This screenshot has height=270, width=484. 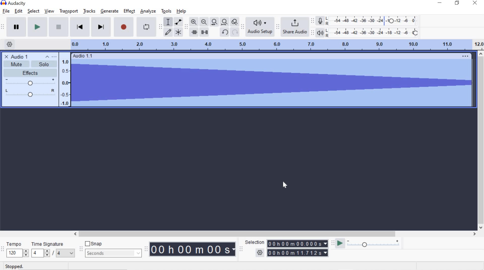 What do you see at coordinates (16, 26) in the screenshot?
I see `pause` at bounding box center [16, 26].